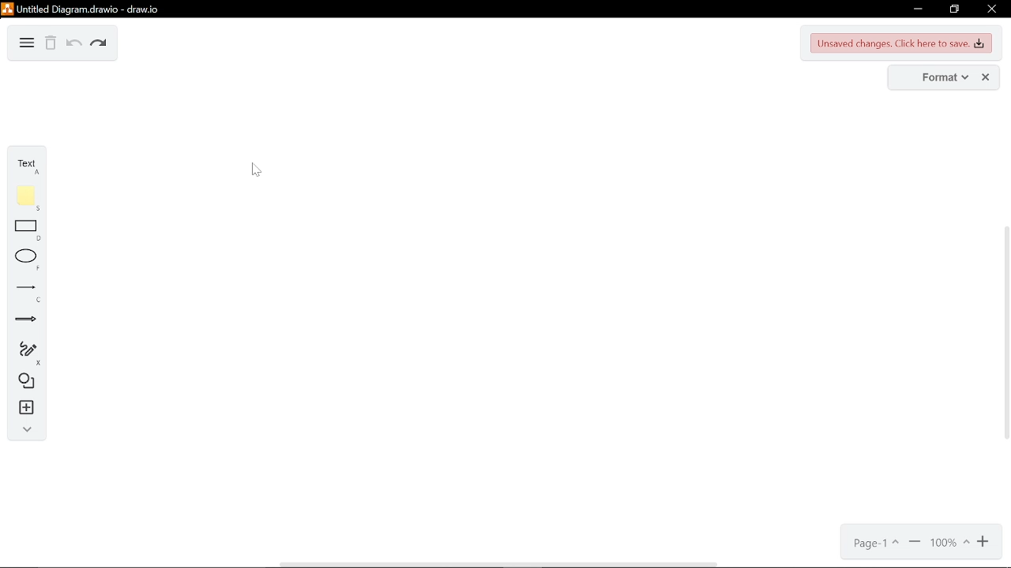 Image resolution: width=1011 pixels, height=568 pixels. What do you see at coordinates (954, 9) in the screenshot?
I see `restore down` at bounding box center [954, 9].